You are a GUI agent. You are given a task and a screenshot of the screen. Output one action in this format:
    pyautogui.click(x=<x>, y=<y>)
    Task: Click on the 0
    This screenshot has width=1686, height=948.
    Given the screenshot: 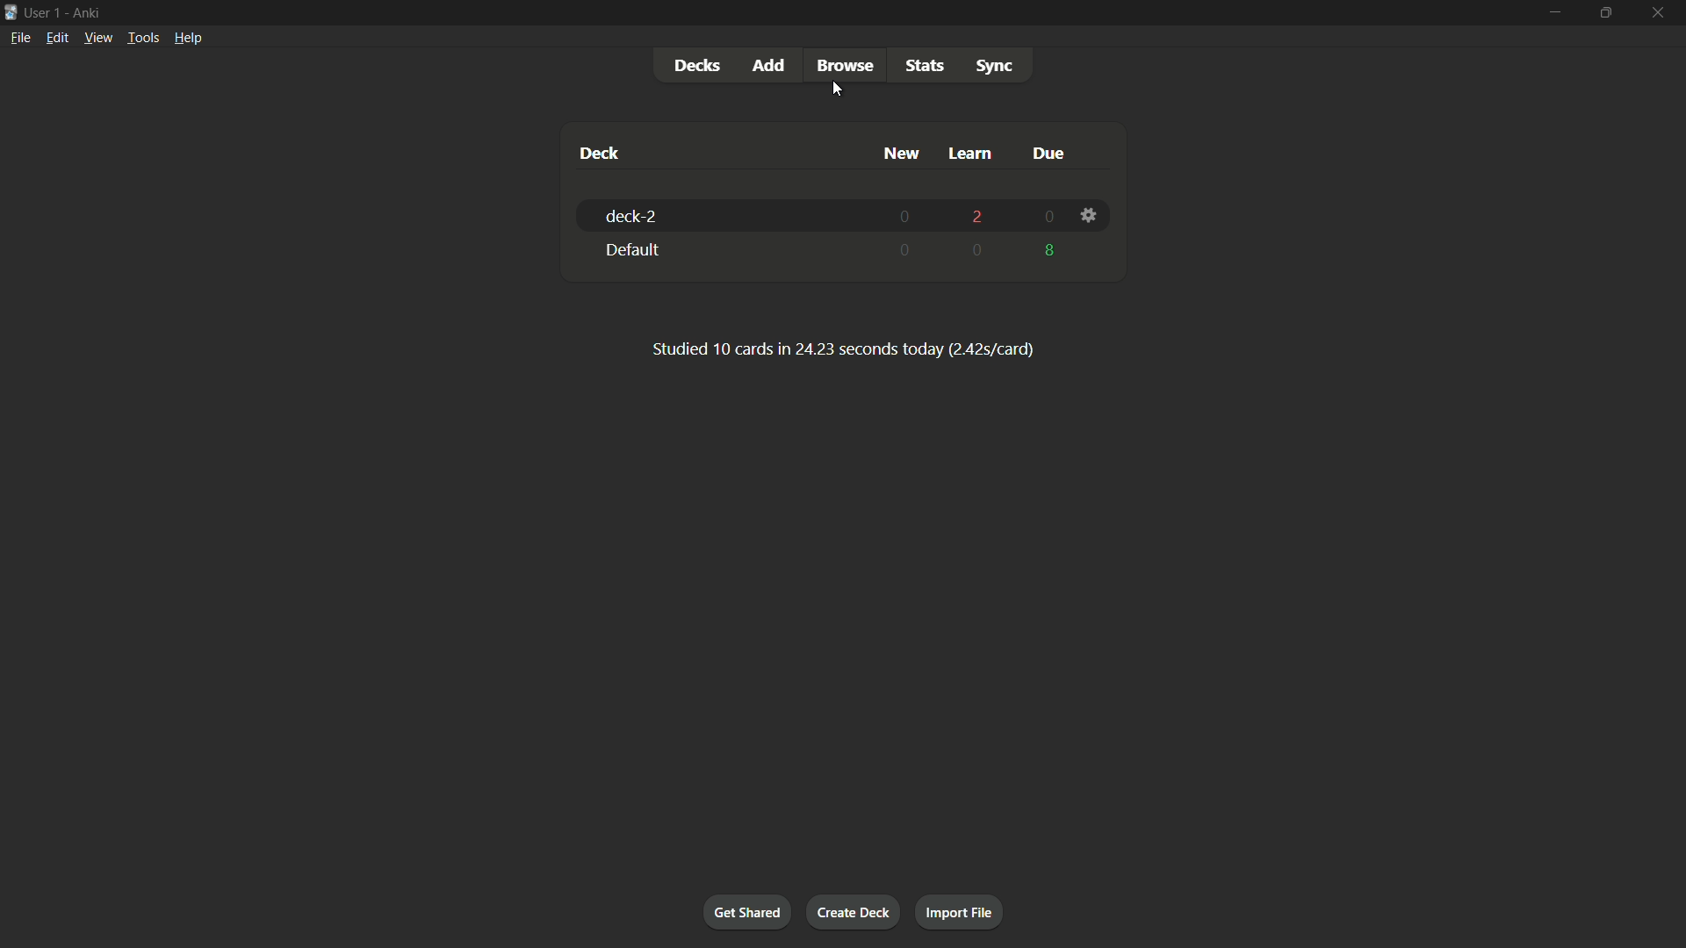 What is the action you would take?
    pyautogui.click(x=1049, y=218)
    